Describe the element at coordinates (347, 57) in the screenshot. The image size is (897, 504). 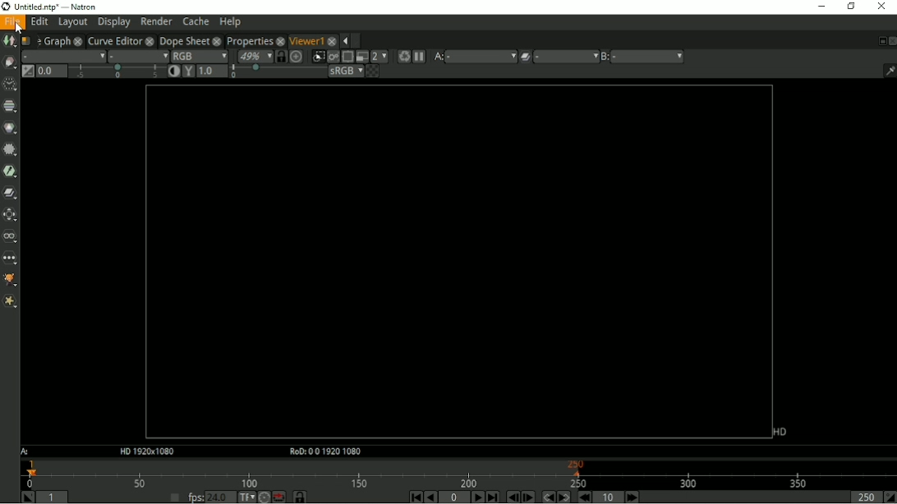
I see `Enables the region of interest that enables the portion of the viewer that is kept updated` at that location.